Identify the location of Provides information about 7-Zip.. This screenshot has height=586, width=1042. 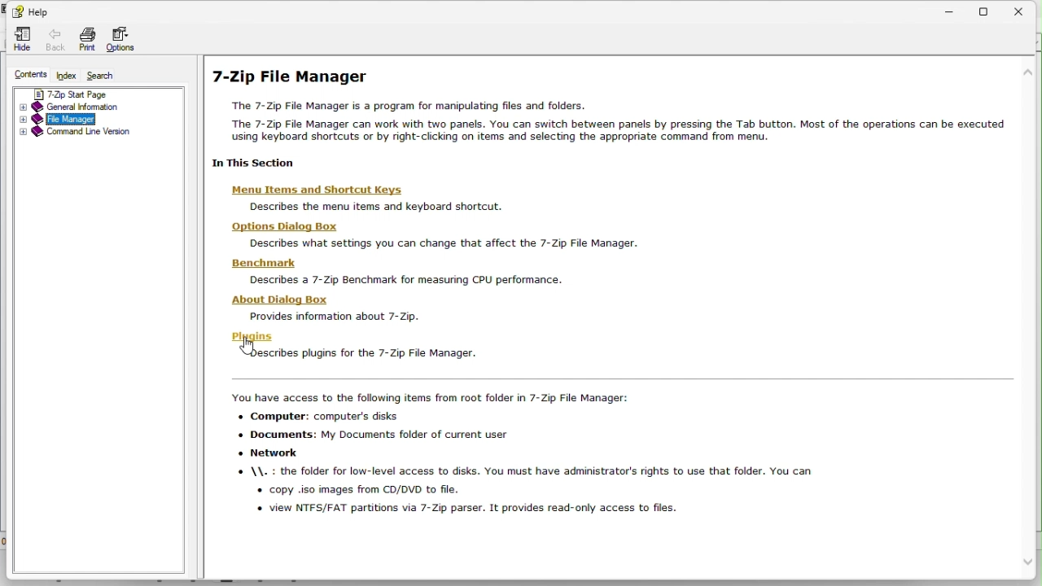
(338, 317).